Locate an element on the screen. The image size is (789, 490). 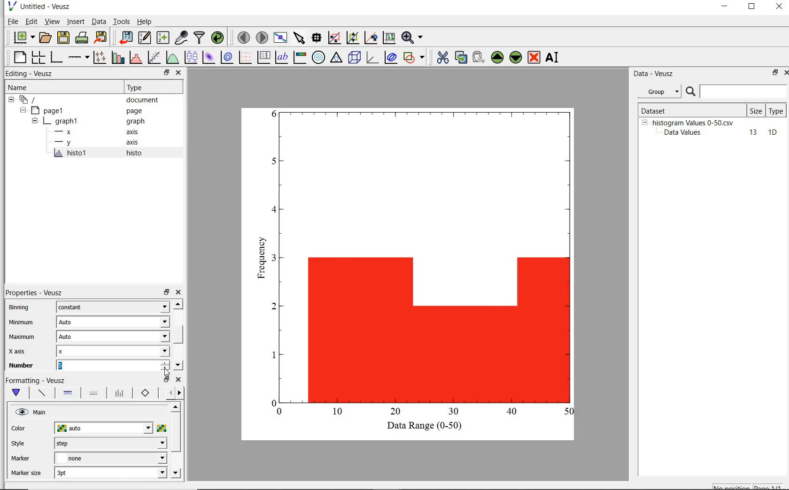
help is located at coordinates (146, 22).